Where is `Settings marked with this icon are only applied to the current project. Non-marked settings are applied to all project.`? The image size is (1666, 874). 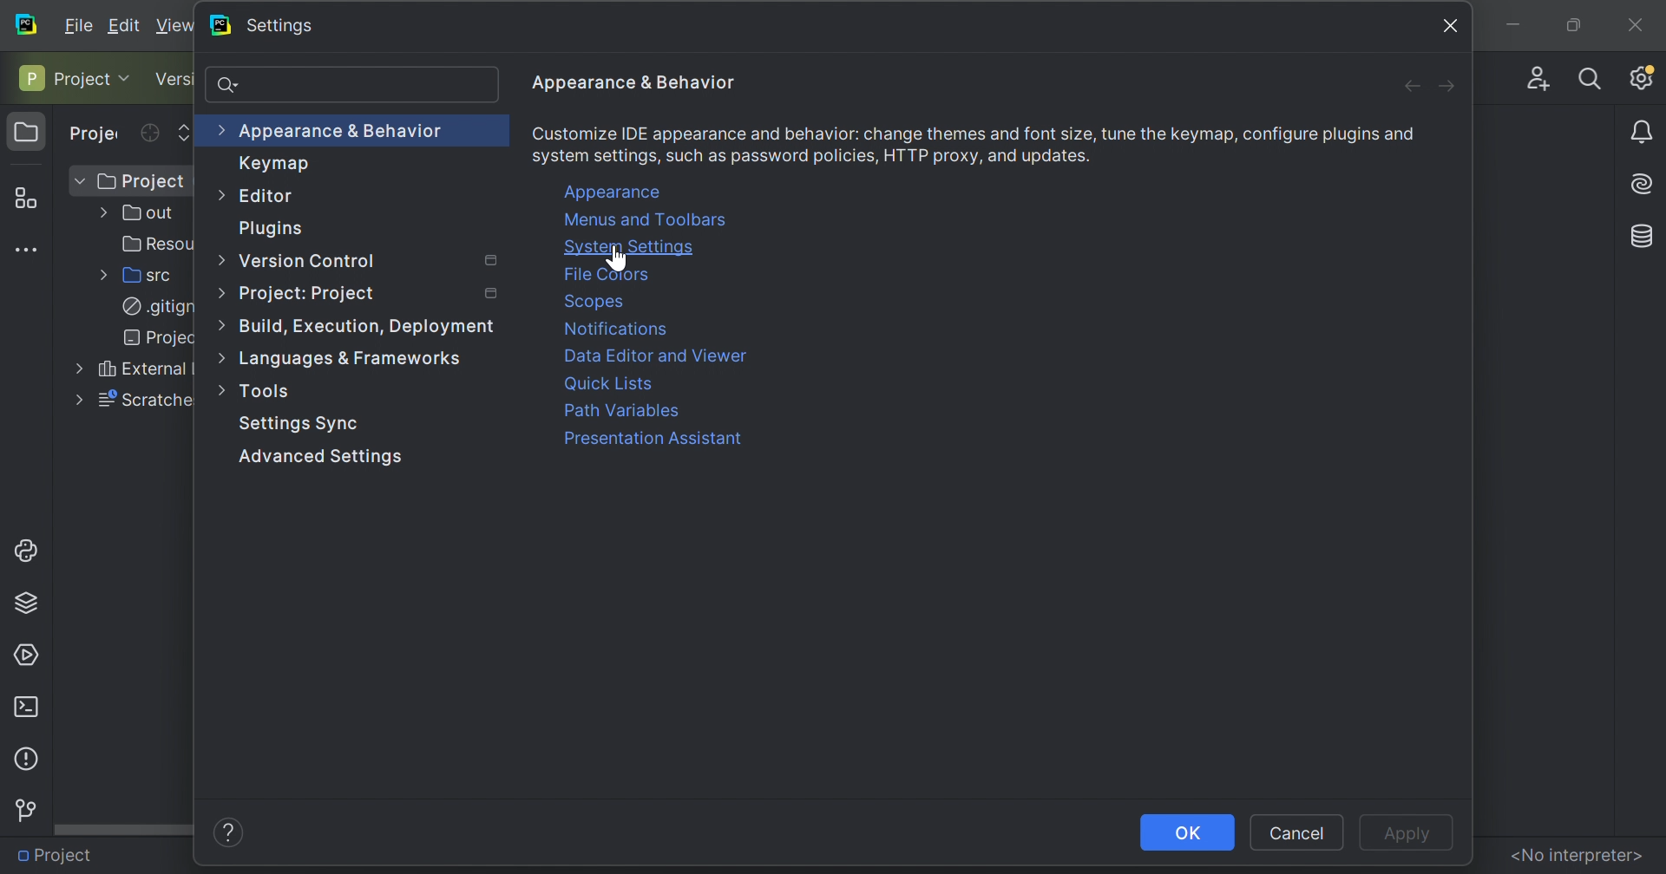
Settings marked with this icon are only applied to the current project. Non-marked settings are applied to all project. is located at coordinates (489, 261).